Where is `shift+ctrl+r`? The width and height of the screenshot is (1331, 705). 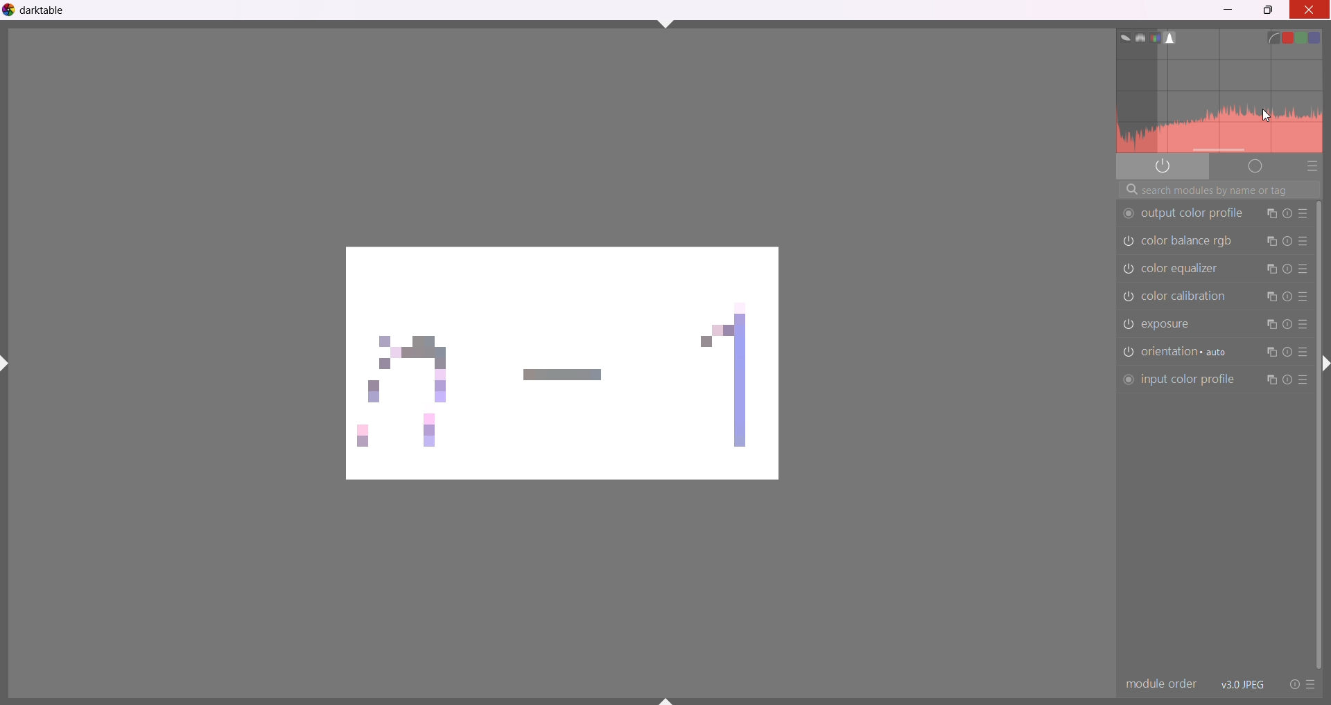 shift+ctrl+r is located at coordinates (1325, 368).